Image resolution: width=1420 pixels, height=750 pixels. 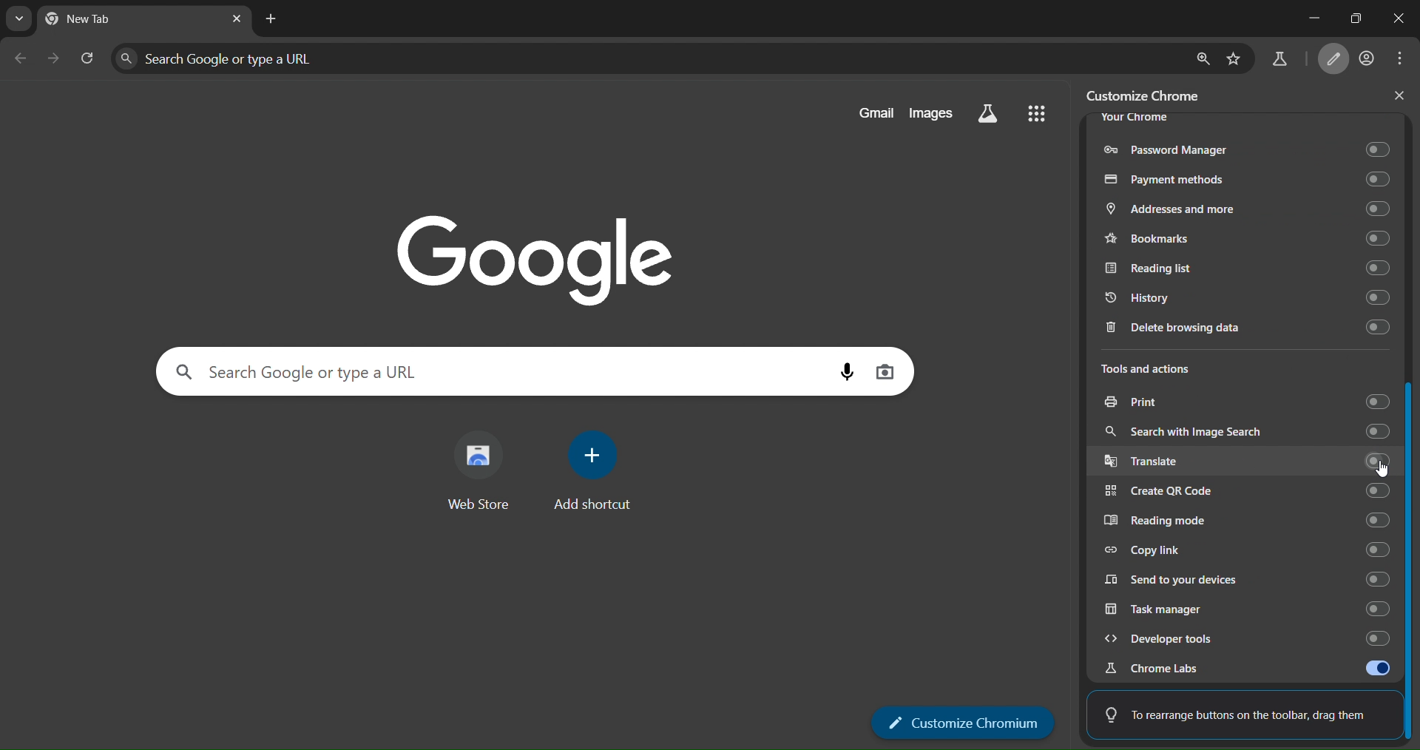 I want to click on bookmarks, so click(x=1246, y=237).